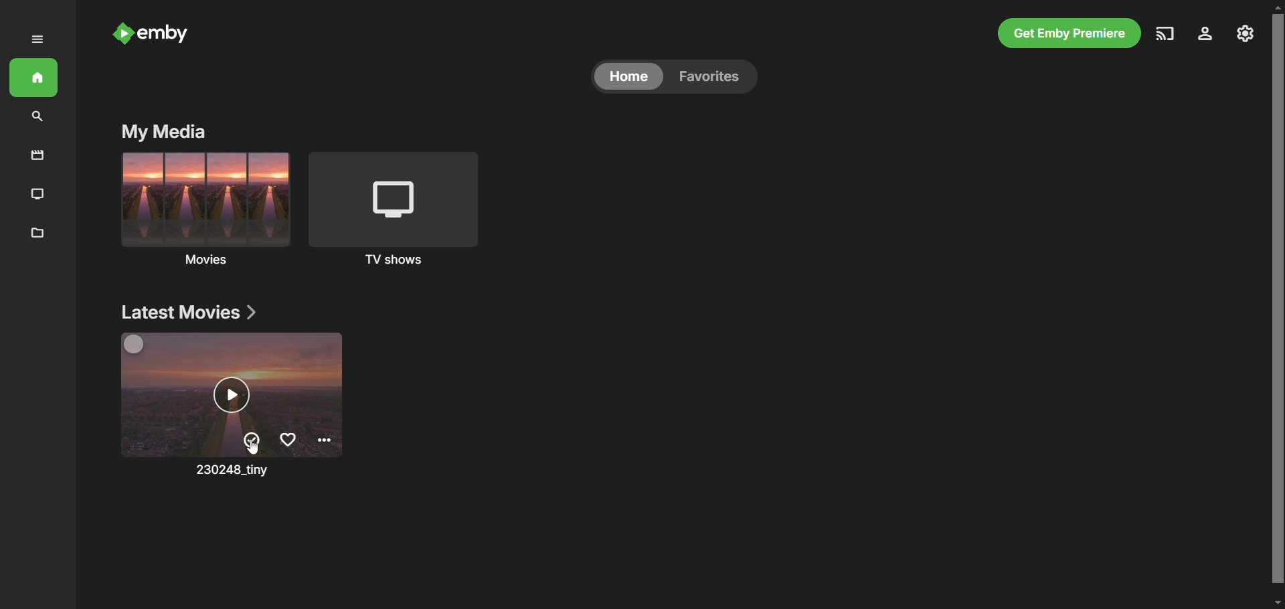 The height and width of the screenshot is (609, 1285). I want to click on play on another device, so click(1167, 33).